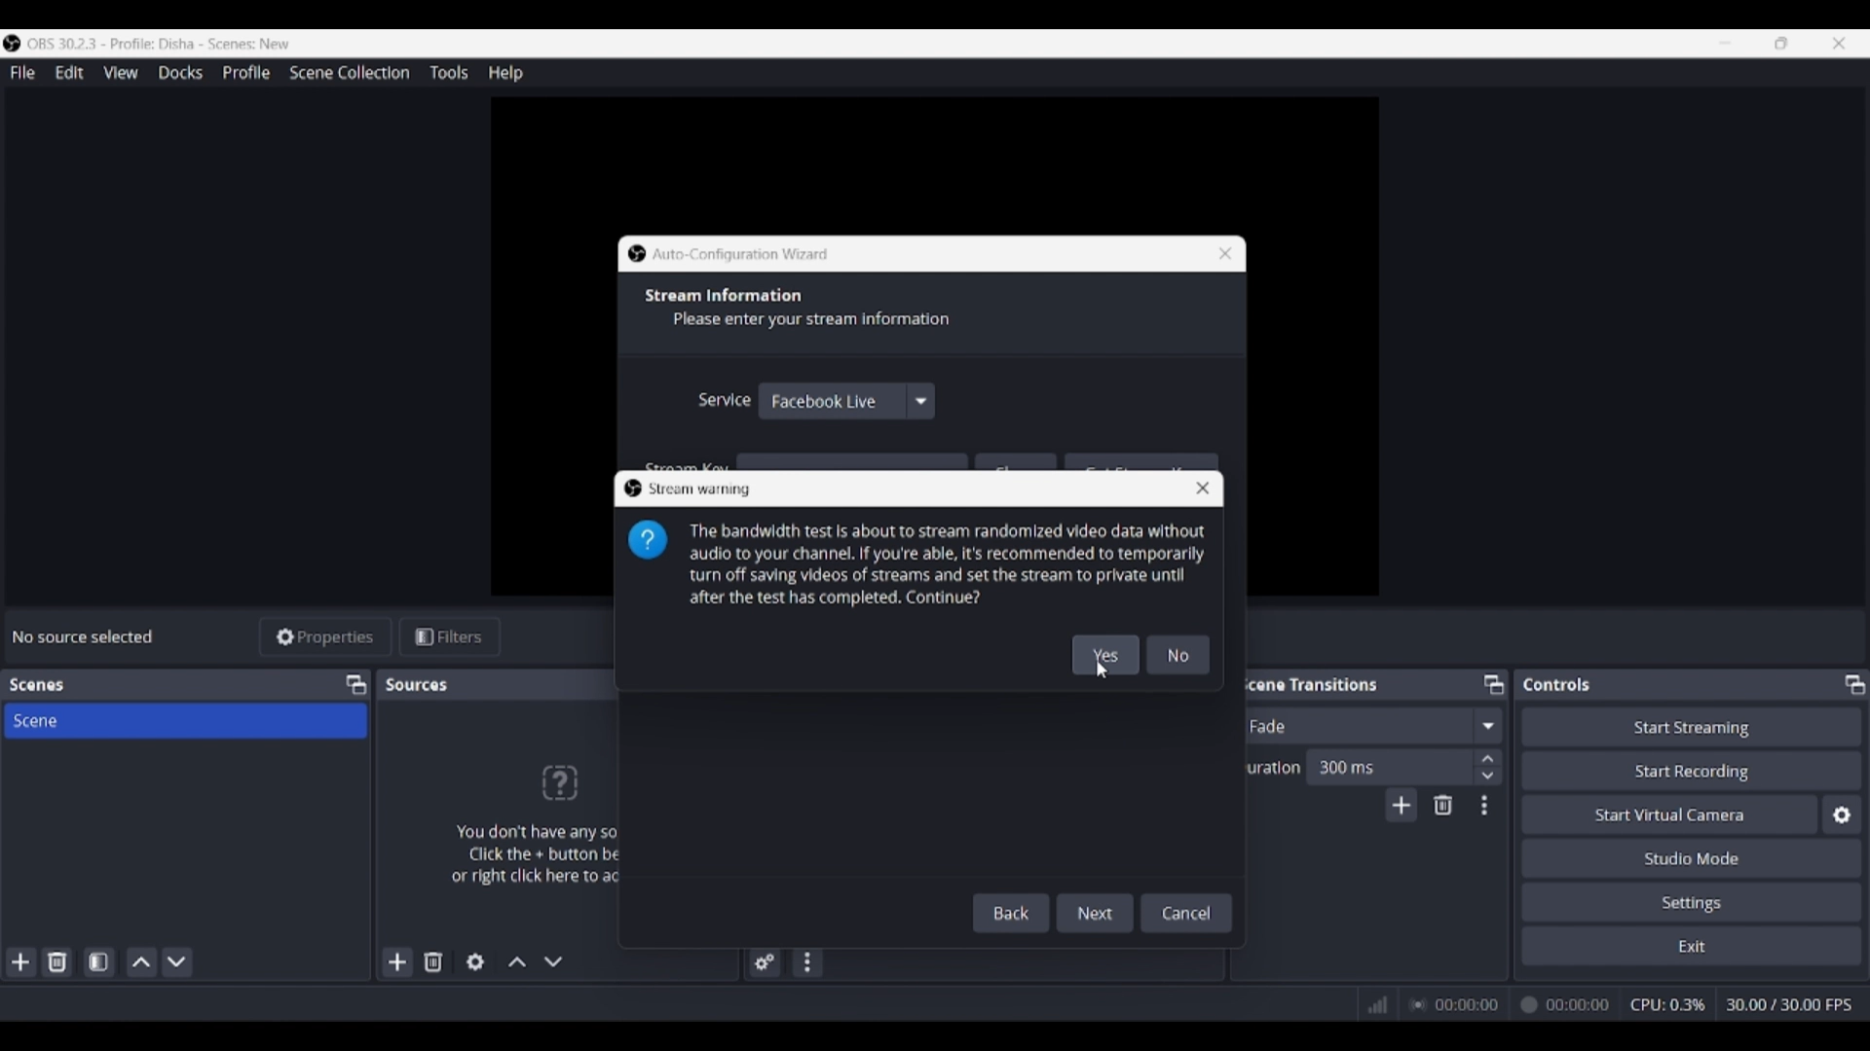 The width and height of the screenshot is (1870, 1051). Describe the element at coordinates (21, 962) in the screenshot. I see `Add scene` at that location.